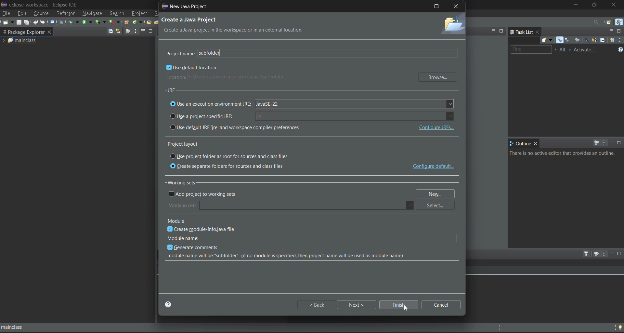  Describe the element at coordinates (555, 49) in the screenshot. I see `select working set` at that location.